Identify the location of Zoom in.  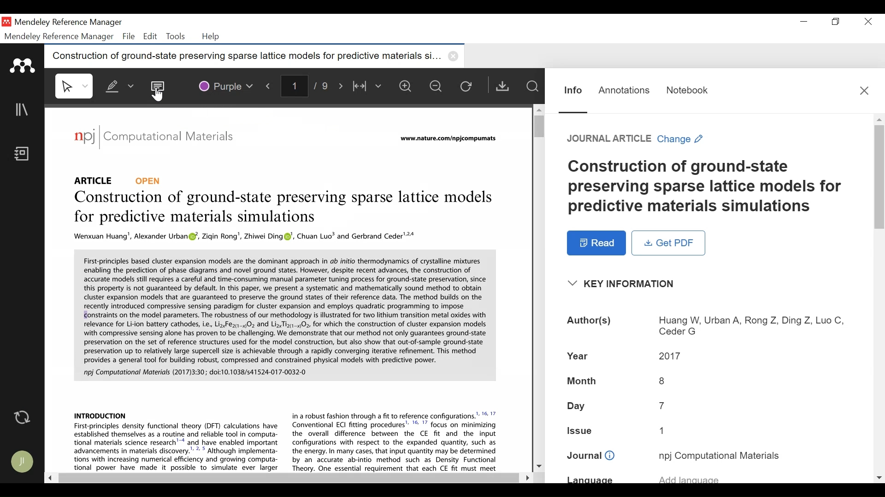
(407, 87).